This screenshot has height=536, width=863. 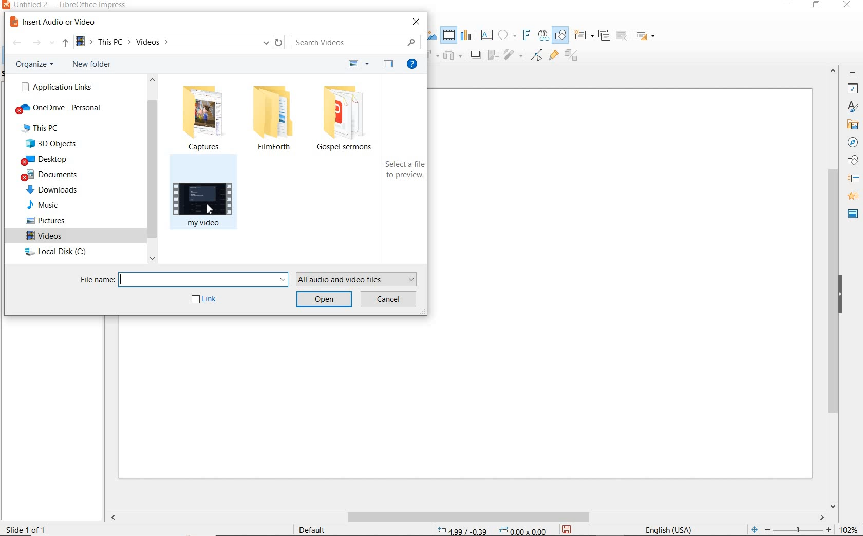 What do you see at coordinates (852, 109) in the screenshot?
I see `styles` at bounding box center [852, 109].